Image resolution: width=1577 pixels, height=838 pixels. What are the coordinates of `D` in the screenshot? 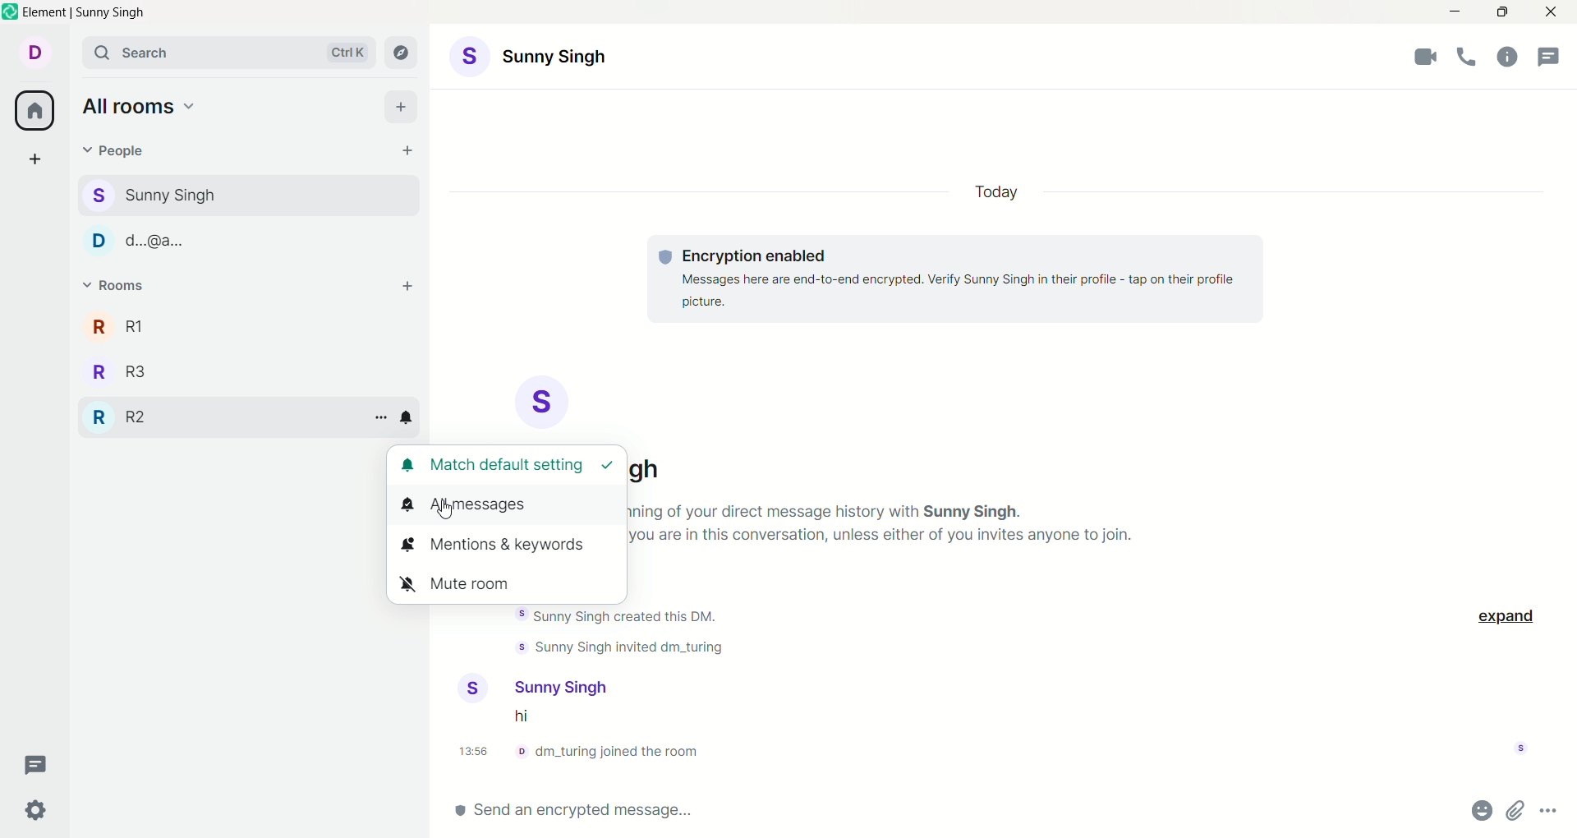 It's located at (141, 239).